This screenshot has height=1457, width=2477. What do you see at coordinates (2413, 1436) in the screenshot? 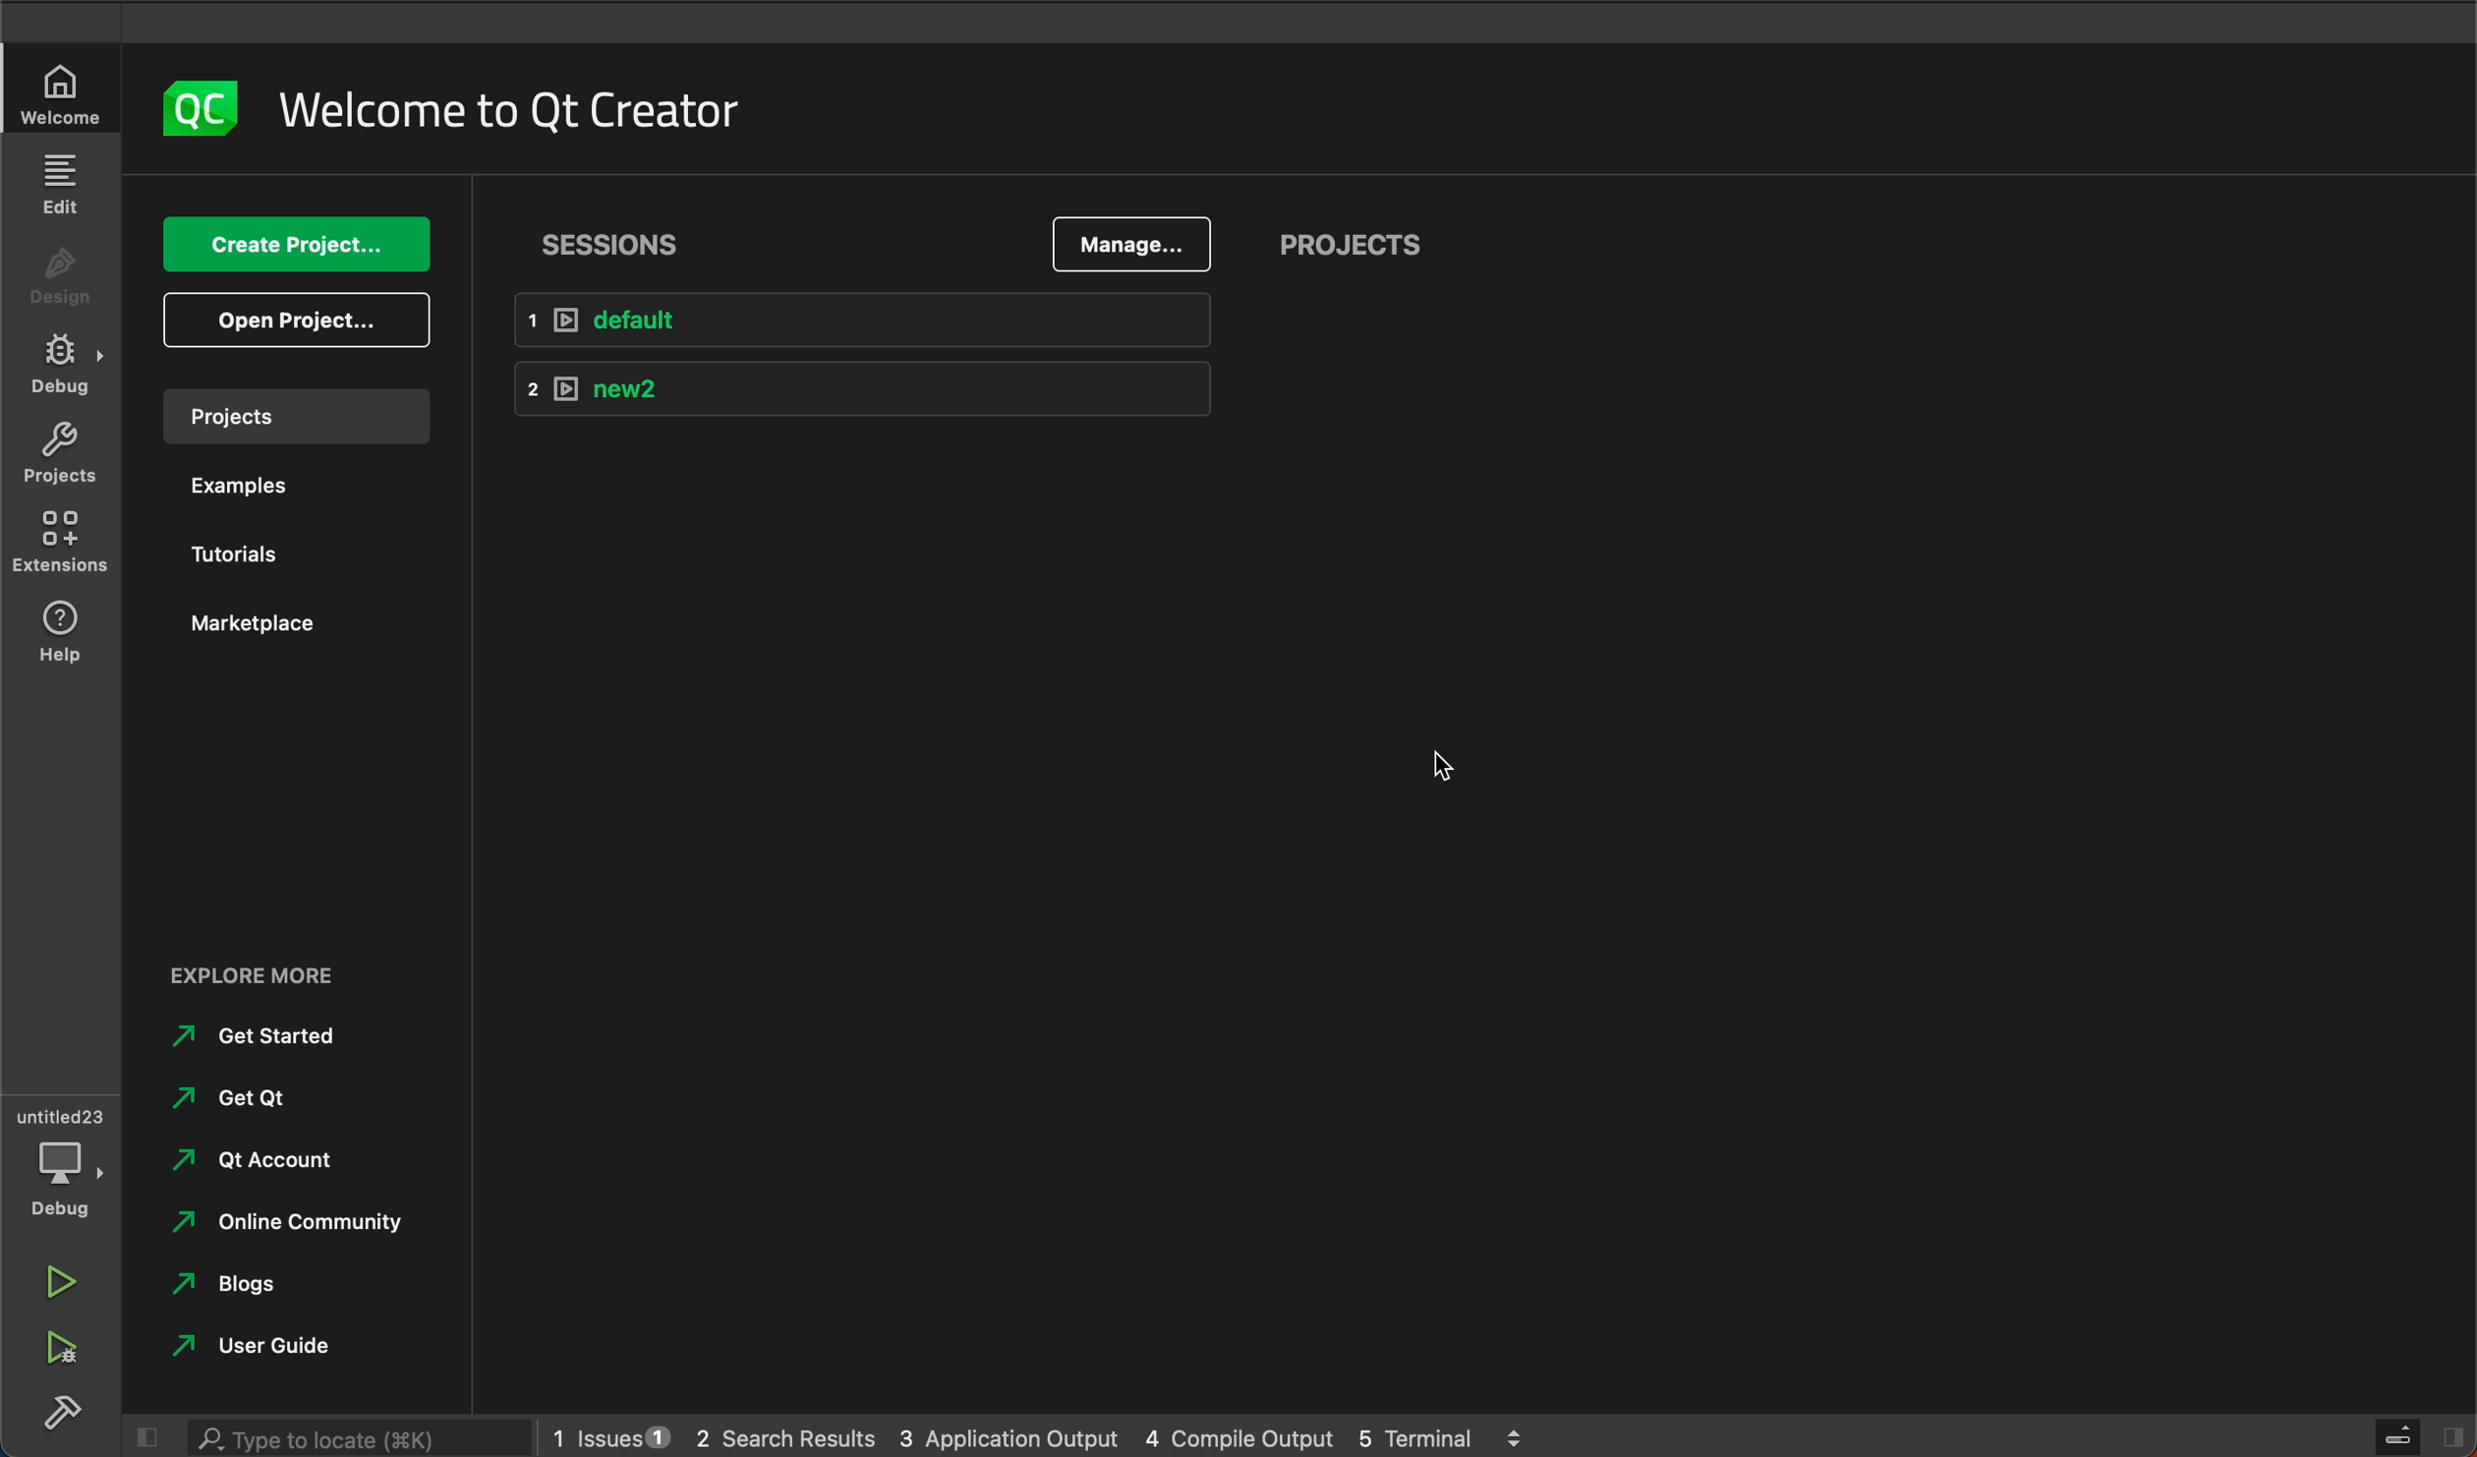
I see `close slide bar` at bounding box center [2413, 1436].